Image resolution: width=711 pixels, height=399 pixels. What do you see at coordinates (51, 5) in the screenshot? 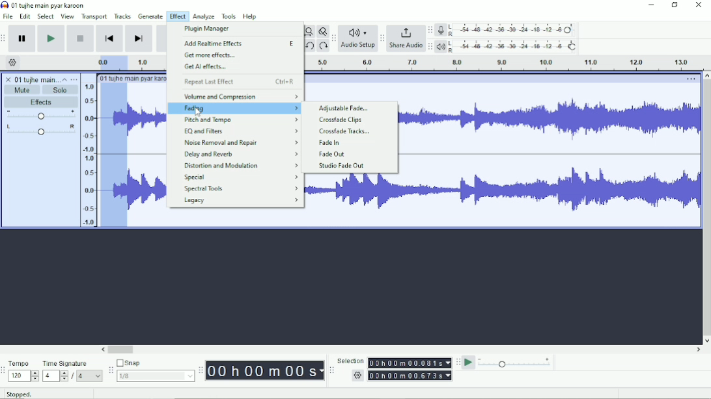
I see `01 tujhe main pyar karoon` at bounding box center [51, 5].